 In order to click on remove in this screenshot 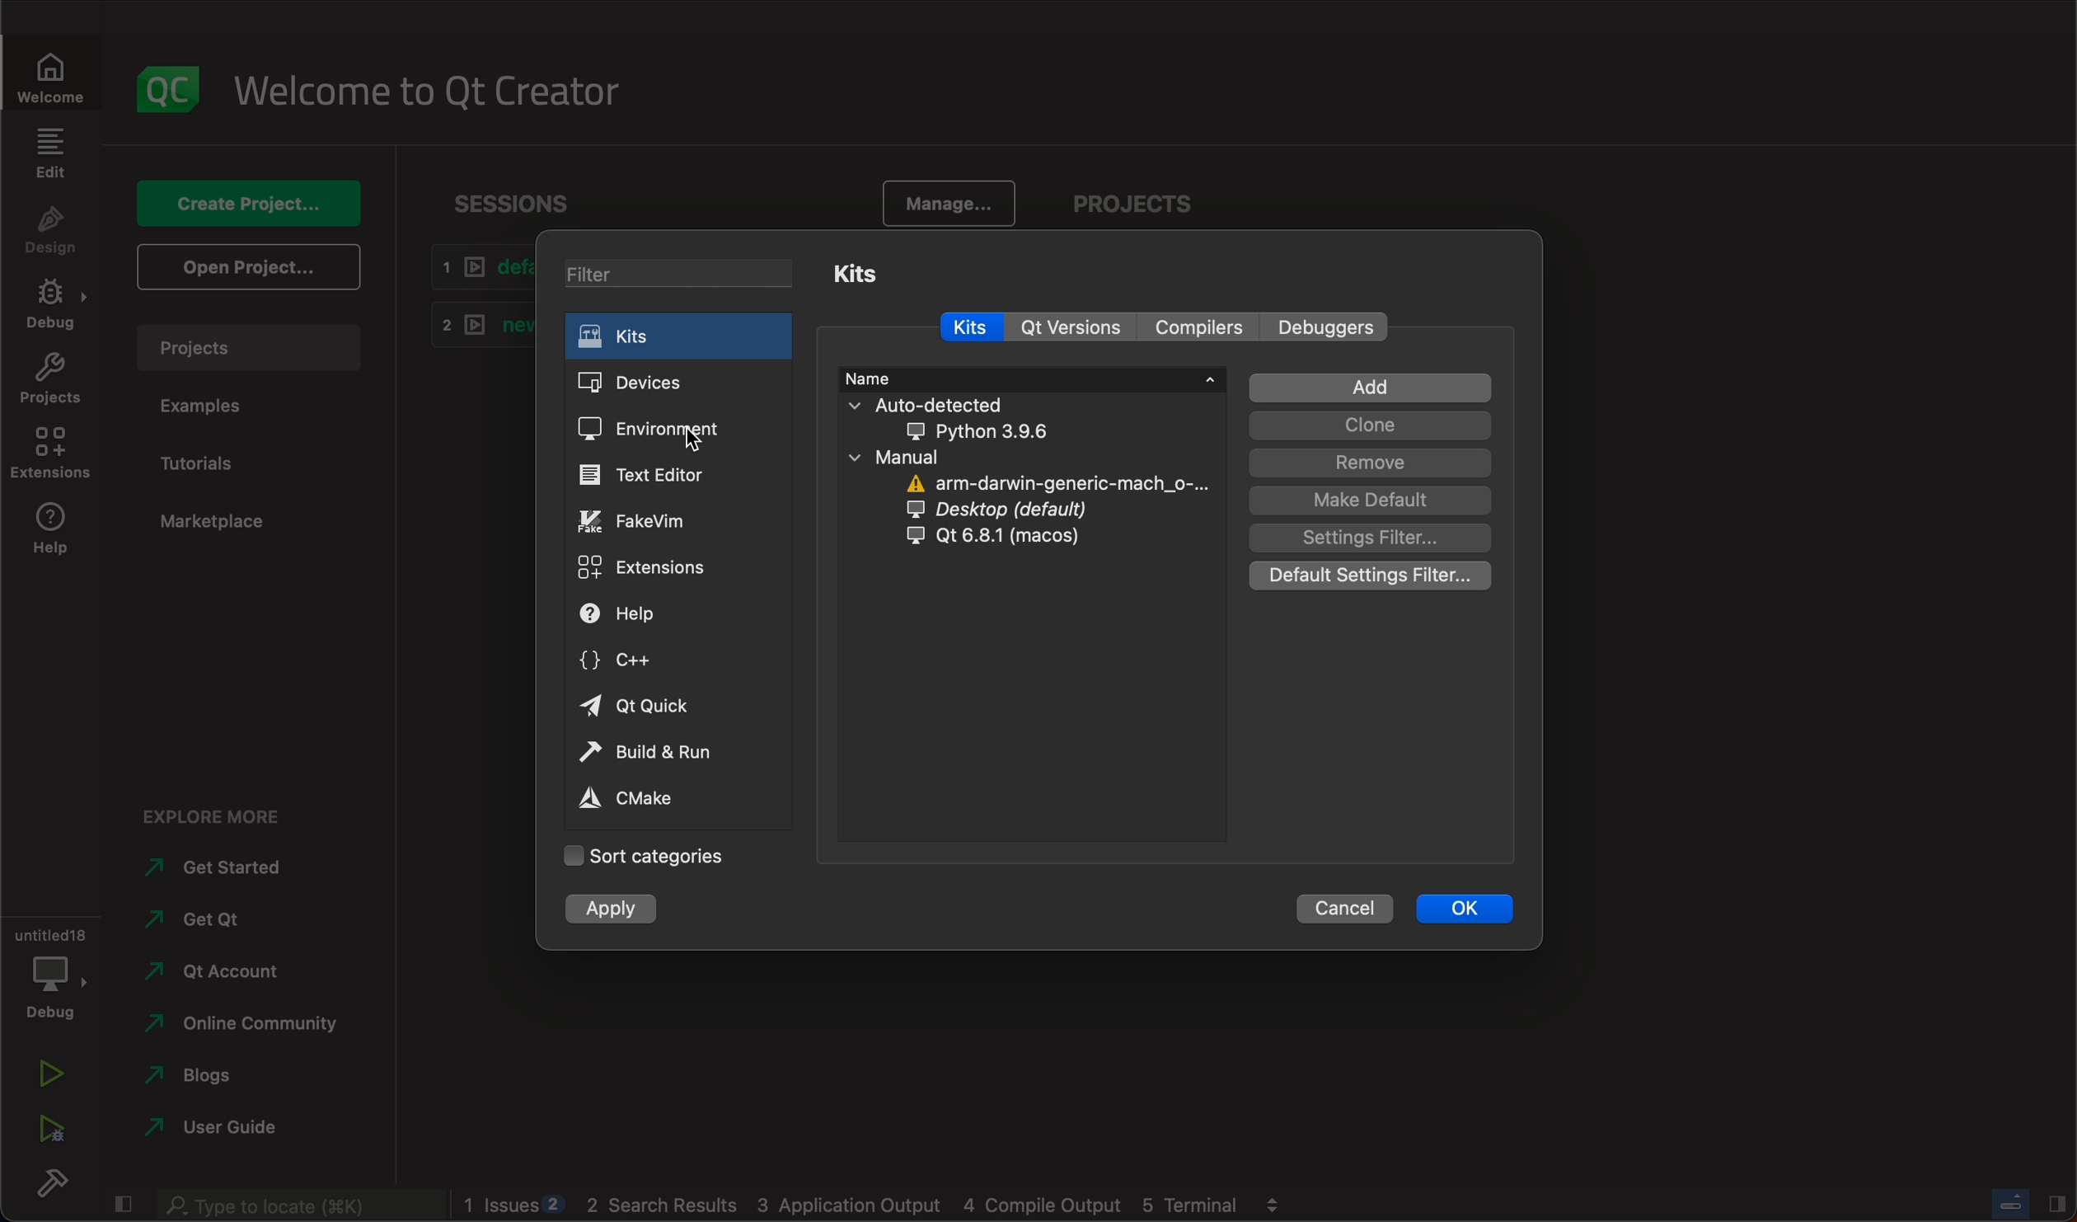, I will do `click(1369, 463)`.